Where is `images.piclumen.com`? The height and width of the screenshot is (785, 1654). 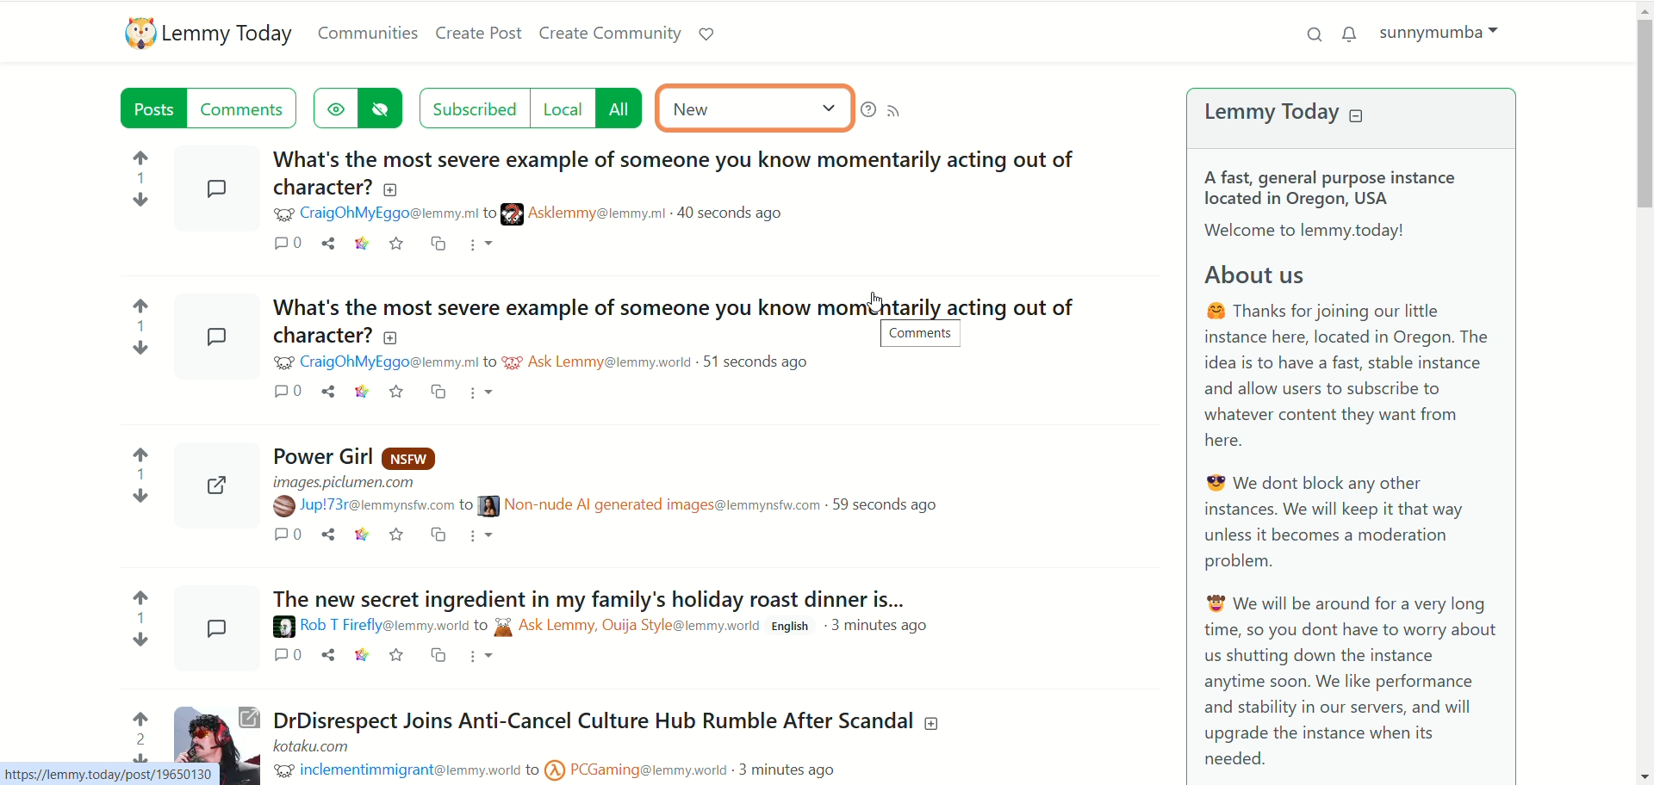 images.piclumen.com is located at coordinates (345, 479).